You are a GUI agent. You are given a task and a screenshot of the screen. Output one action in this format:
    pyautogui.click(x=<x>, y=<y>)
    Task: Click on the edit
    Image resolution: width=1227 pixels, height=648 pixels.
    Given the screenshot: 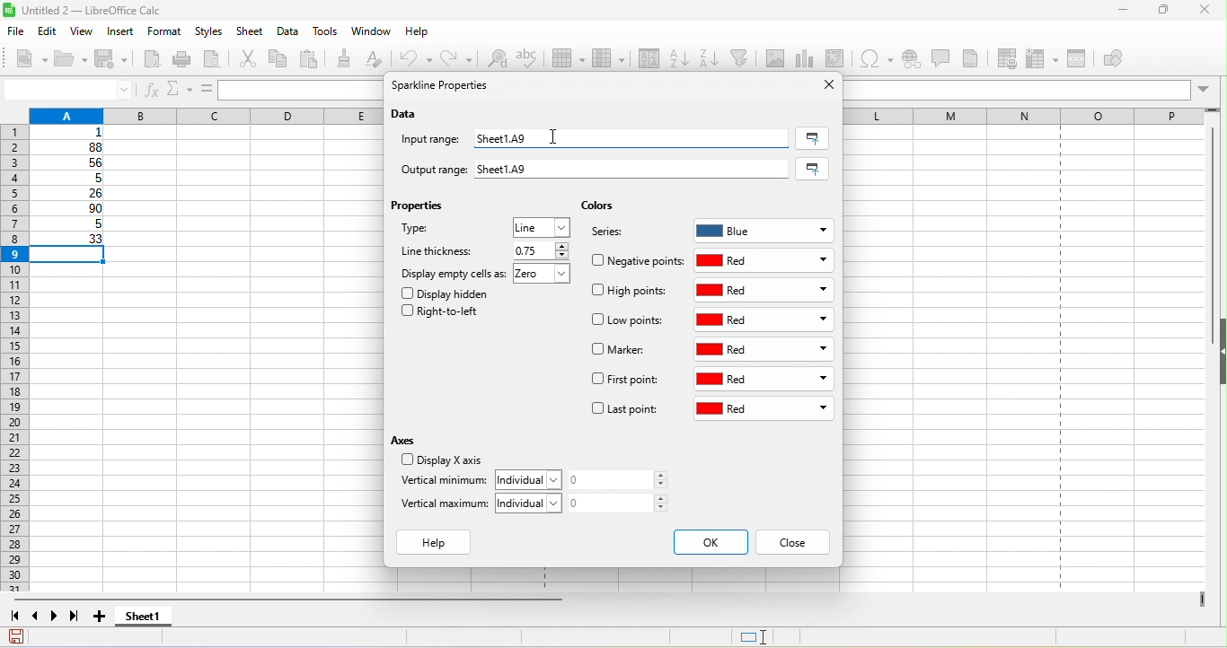 What is the action you would take?
    pyautogui.click(x=49, y=31)
    